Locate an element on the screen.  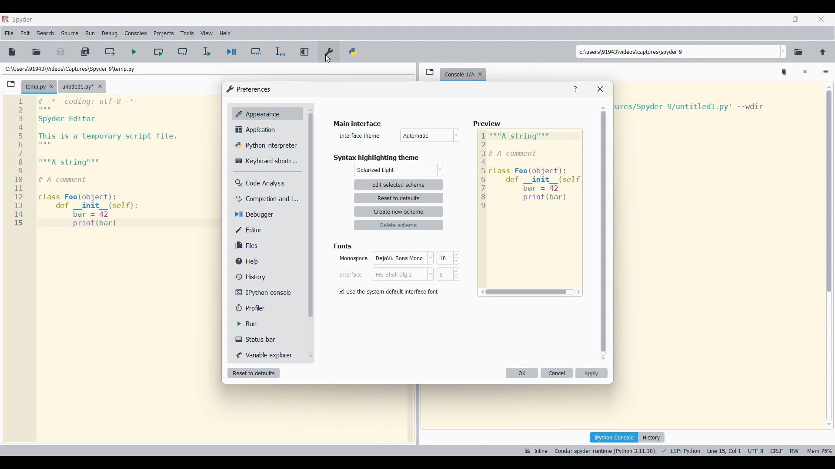
Interrupt kernel is located at coordinates (805, 72).